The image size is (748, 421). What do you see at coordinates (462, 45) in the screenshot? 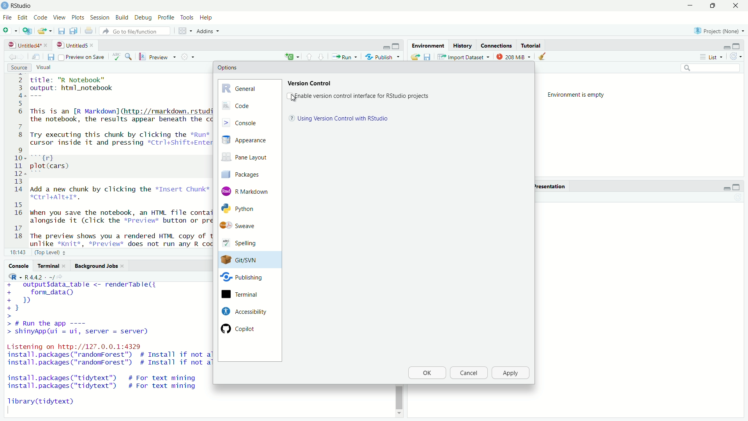
I see `History` at bounding box center [462, 45].